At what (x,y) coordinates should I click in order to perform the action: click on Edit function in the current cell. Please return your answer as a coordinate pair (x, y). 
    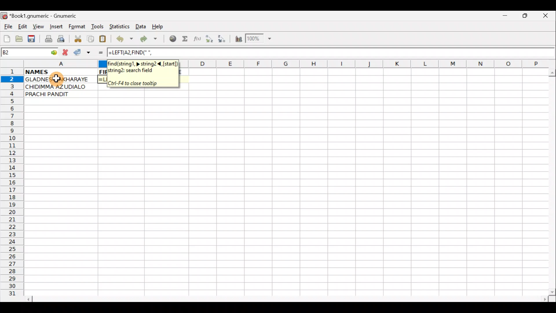
    Looking at the image, I should click on (198, 40).